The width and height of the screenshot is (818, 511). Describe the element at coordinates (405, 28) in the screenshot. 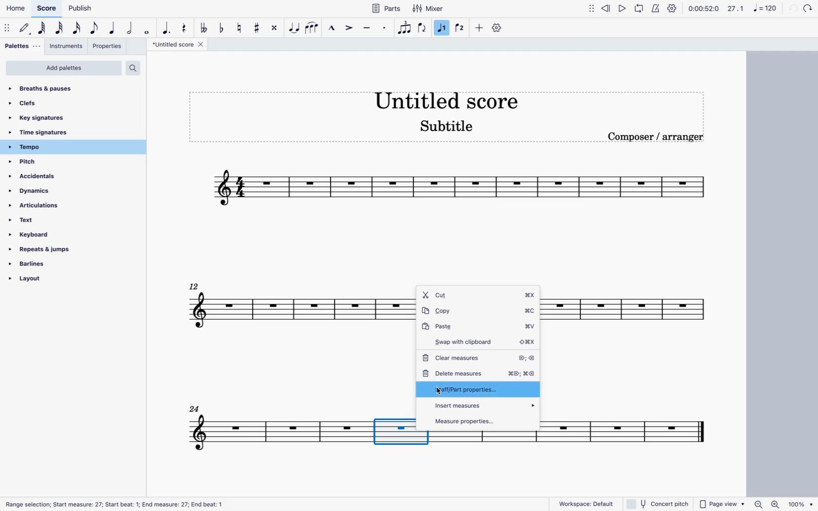

I see `voice 1` at that location.